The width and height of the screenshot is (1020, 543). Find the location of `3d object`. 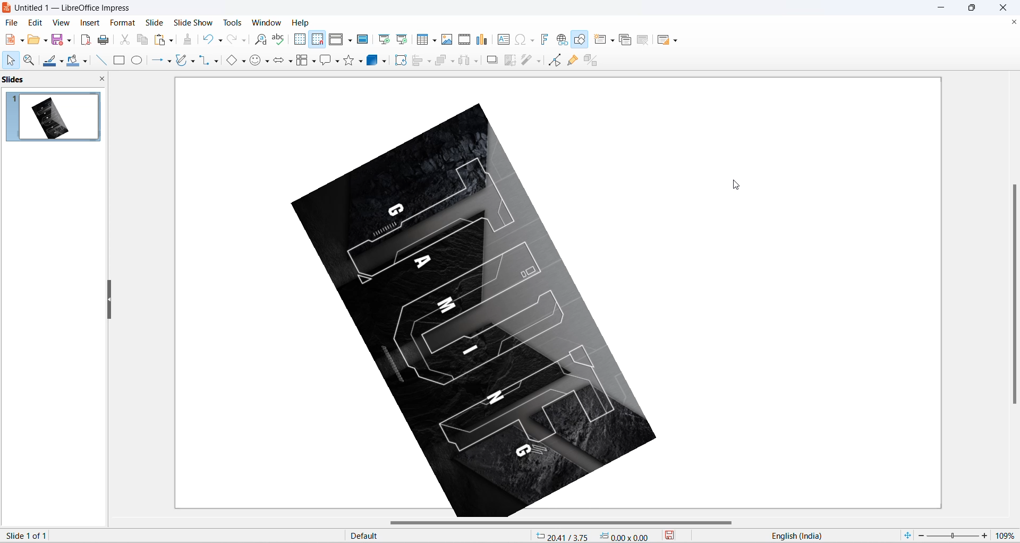

3d object is located at coordinates (379, 61).